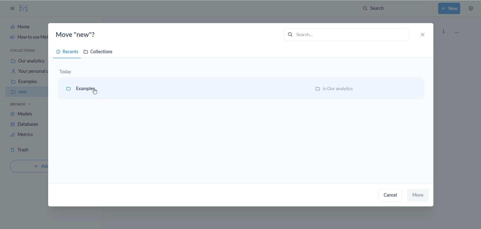 The image size is (481, 229). What do you see at coordinates (28, 61) in the screenshot?
I see `our analytics ` at bounding box center [28, 61].